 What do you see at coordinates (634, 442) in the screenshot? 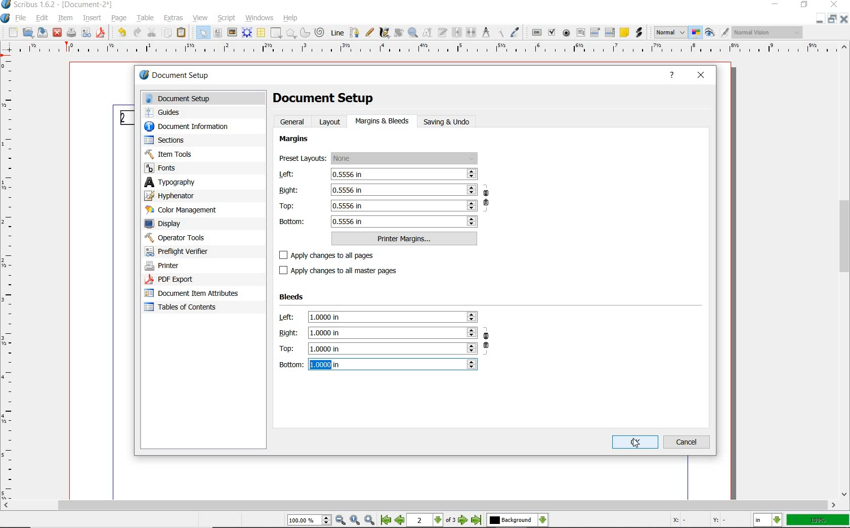
I see `ok` at bounding box center [634, 442].